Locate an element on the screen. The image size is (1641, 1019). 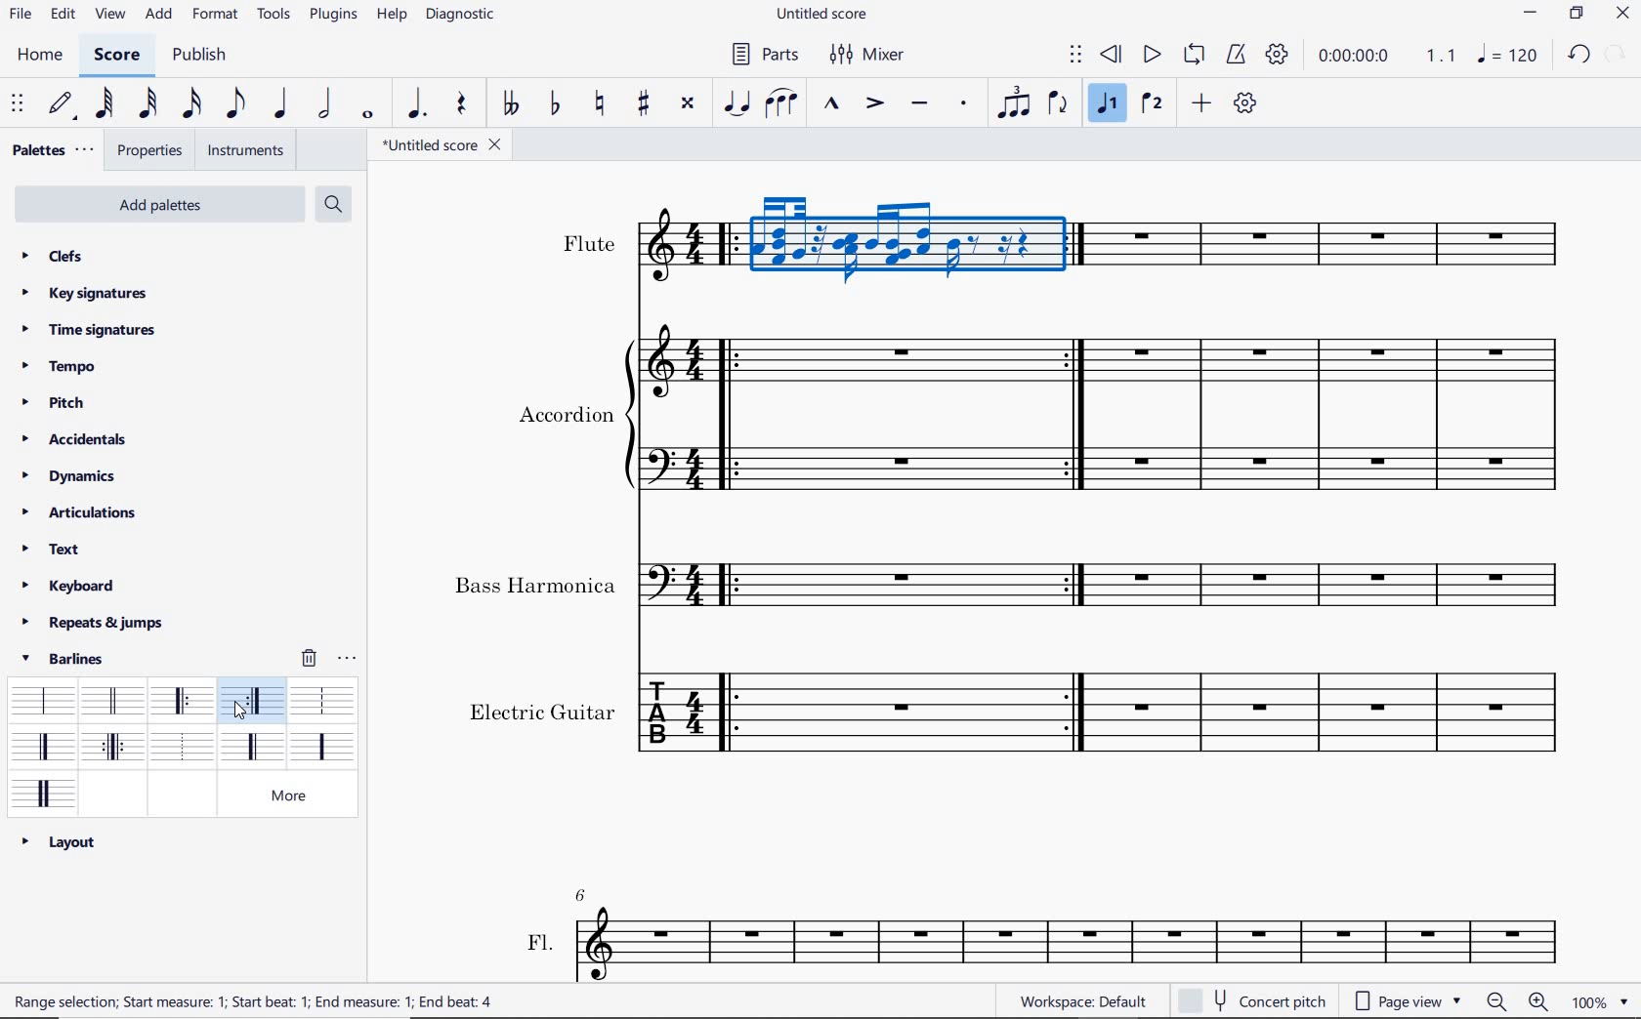
tools is located at coordinates (273, 16).